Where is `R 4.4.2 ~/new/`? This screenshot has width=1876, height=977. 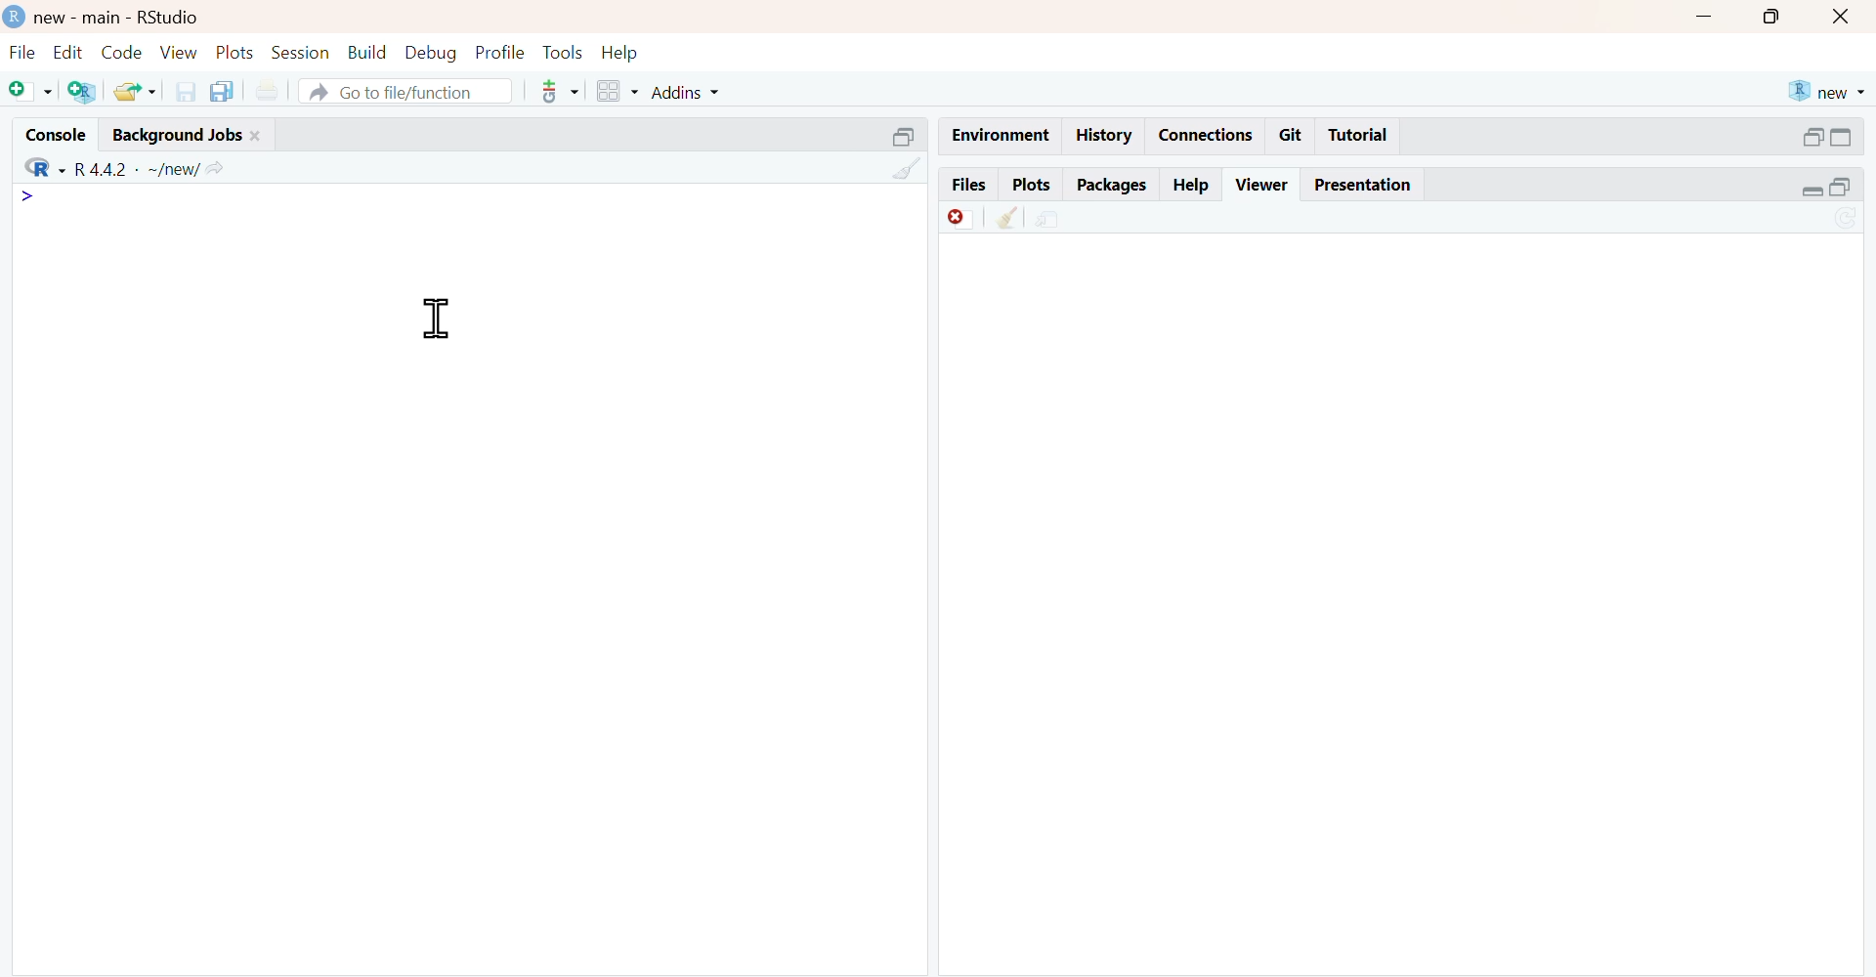
R 4.4.2 ~/new/ is located at coordinates (138, 170).